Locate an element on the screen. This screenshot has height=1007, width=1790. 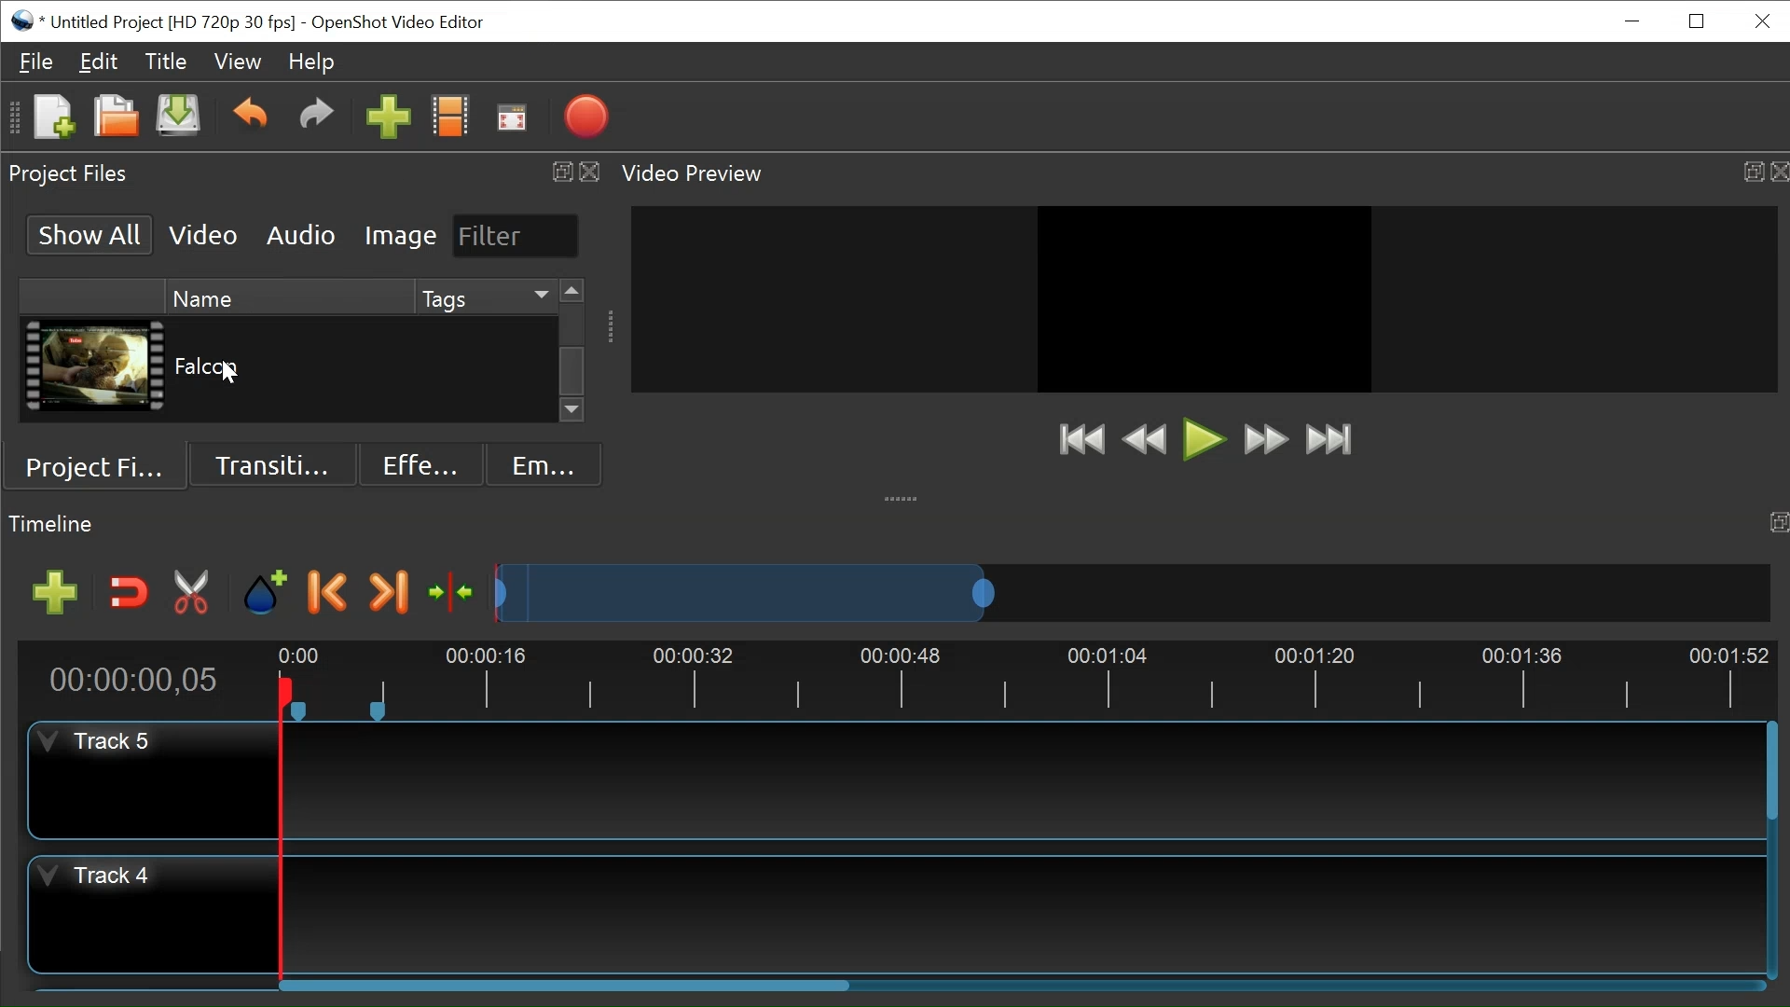
Marker is located at coordinates (267, 593).